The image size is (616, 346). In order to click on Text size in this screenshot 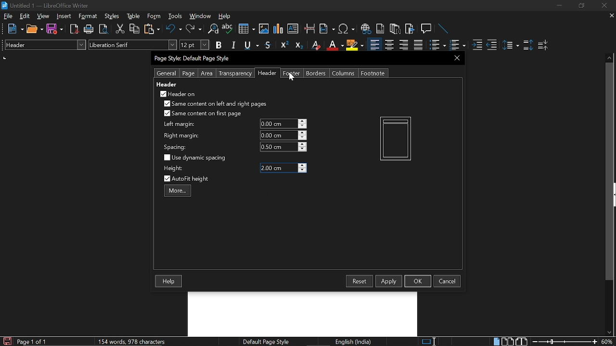, I will do `click(194, 45)`.